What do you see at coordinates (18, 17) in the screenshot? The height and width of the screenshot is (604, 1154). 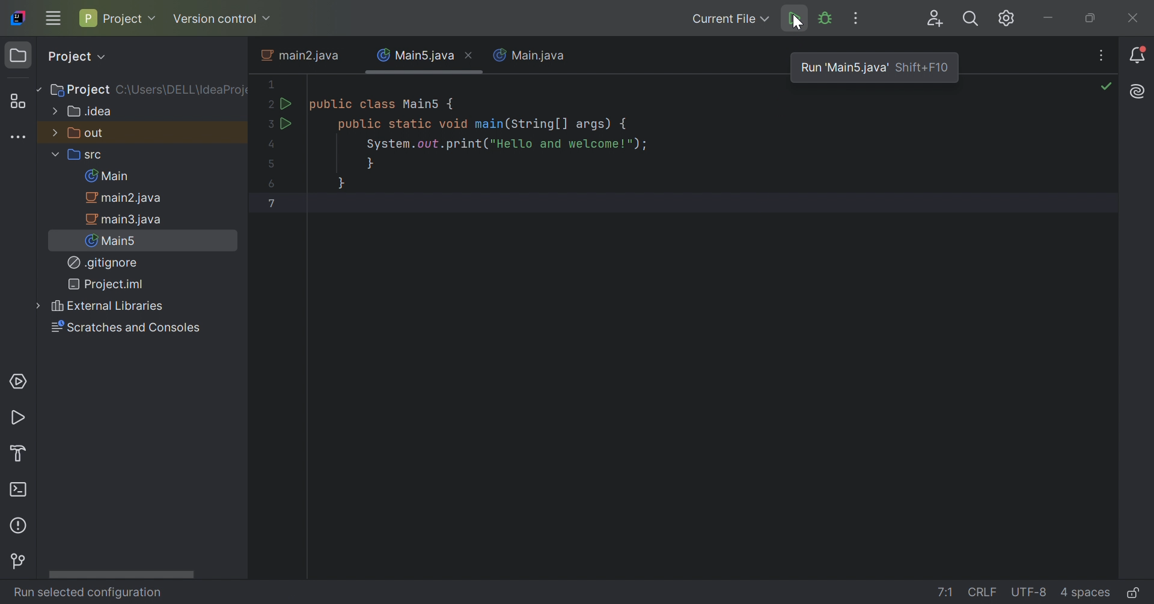 I see `IntelliJ IDEA icon` at bounding box center [18, 17].